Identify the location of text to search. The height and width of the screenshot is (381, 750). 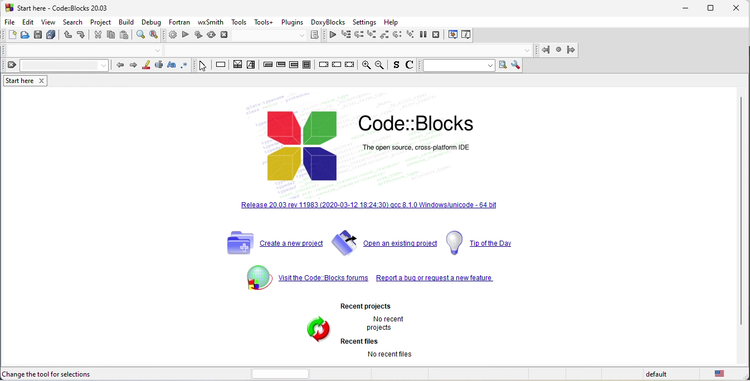
(461, 66).